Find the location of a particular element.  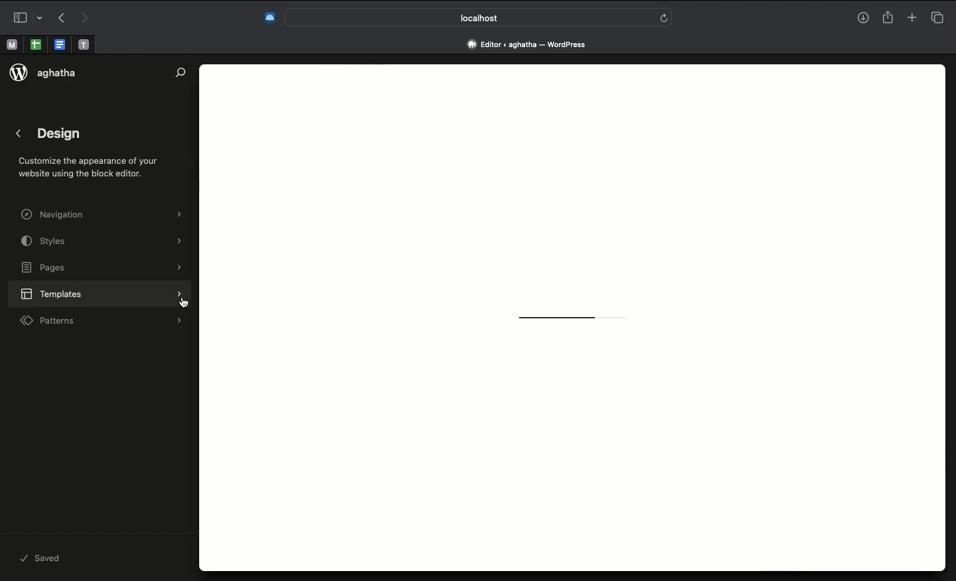

Tabs is located at coordinates (937, 17).